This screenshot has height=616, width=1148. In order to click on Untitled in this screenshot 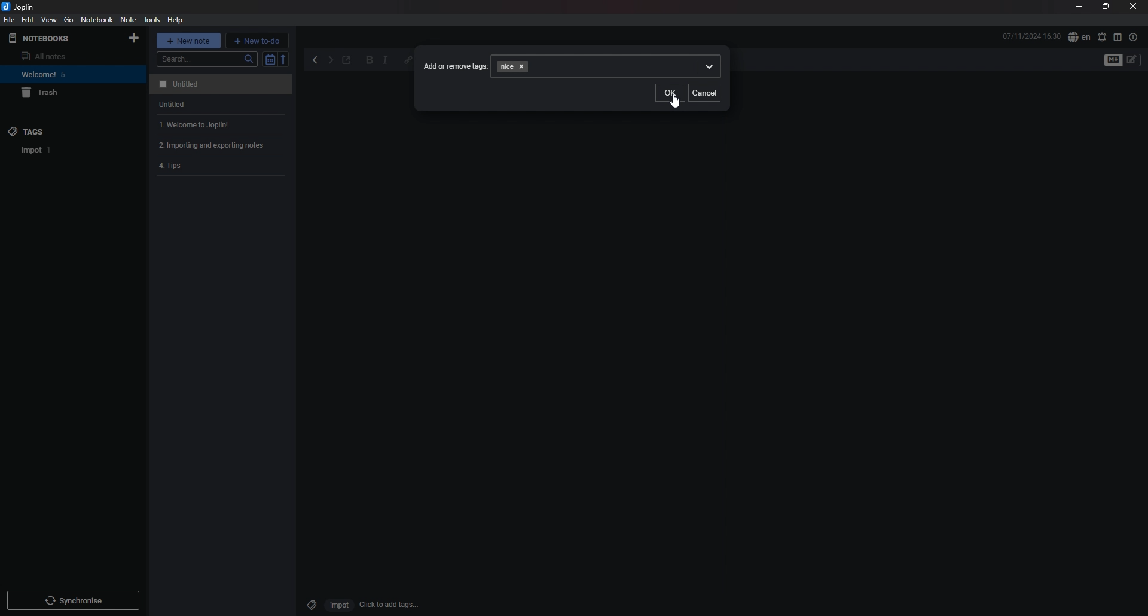, I will do `click(168, 106)`.